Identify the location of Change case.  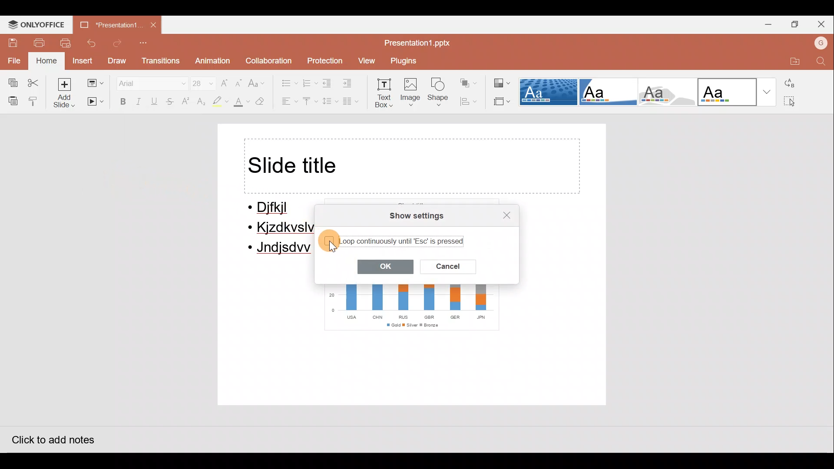
(258, 81).